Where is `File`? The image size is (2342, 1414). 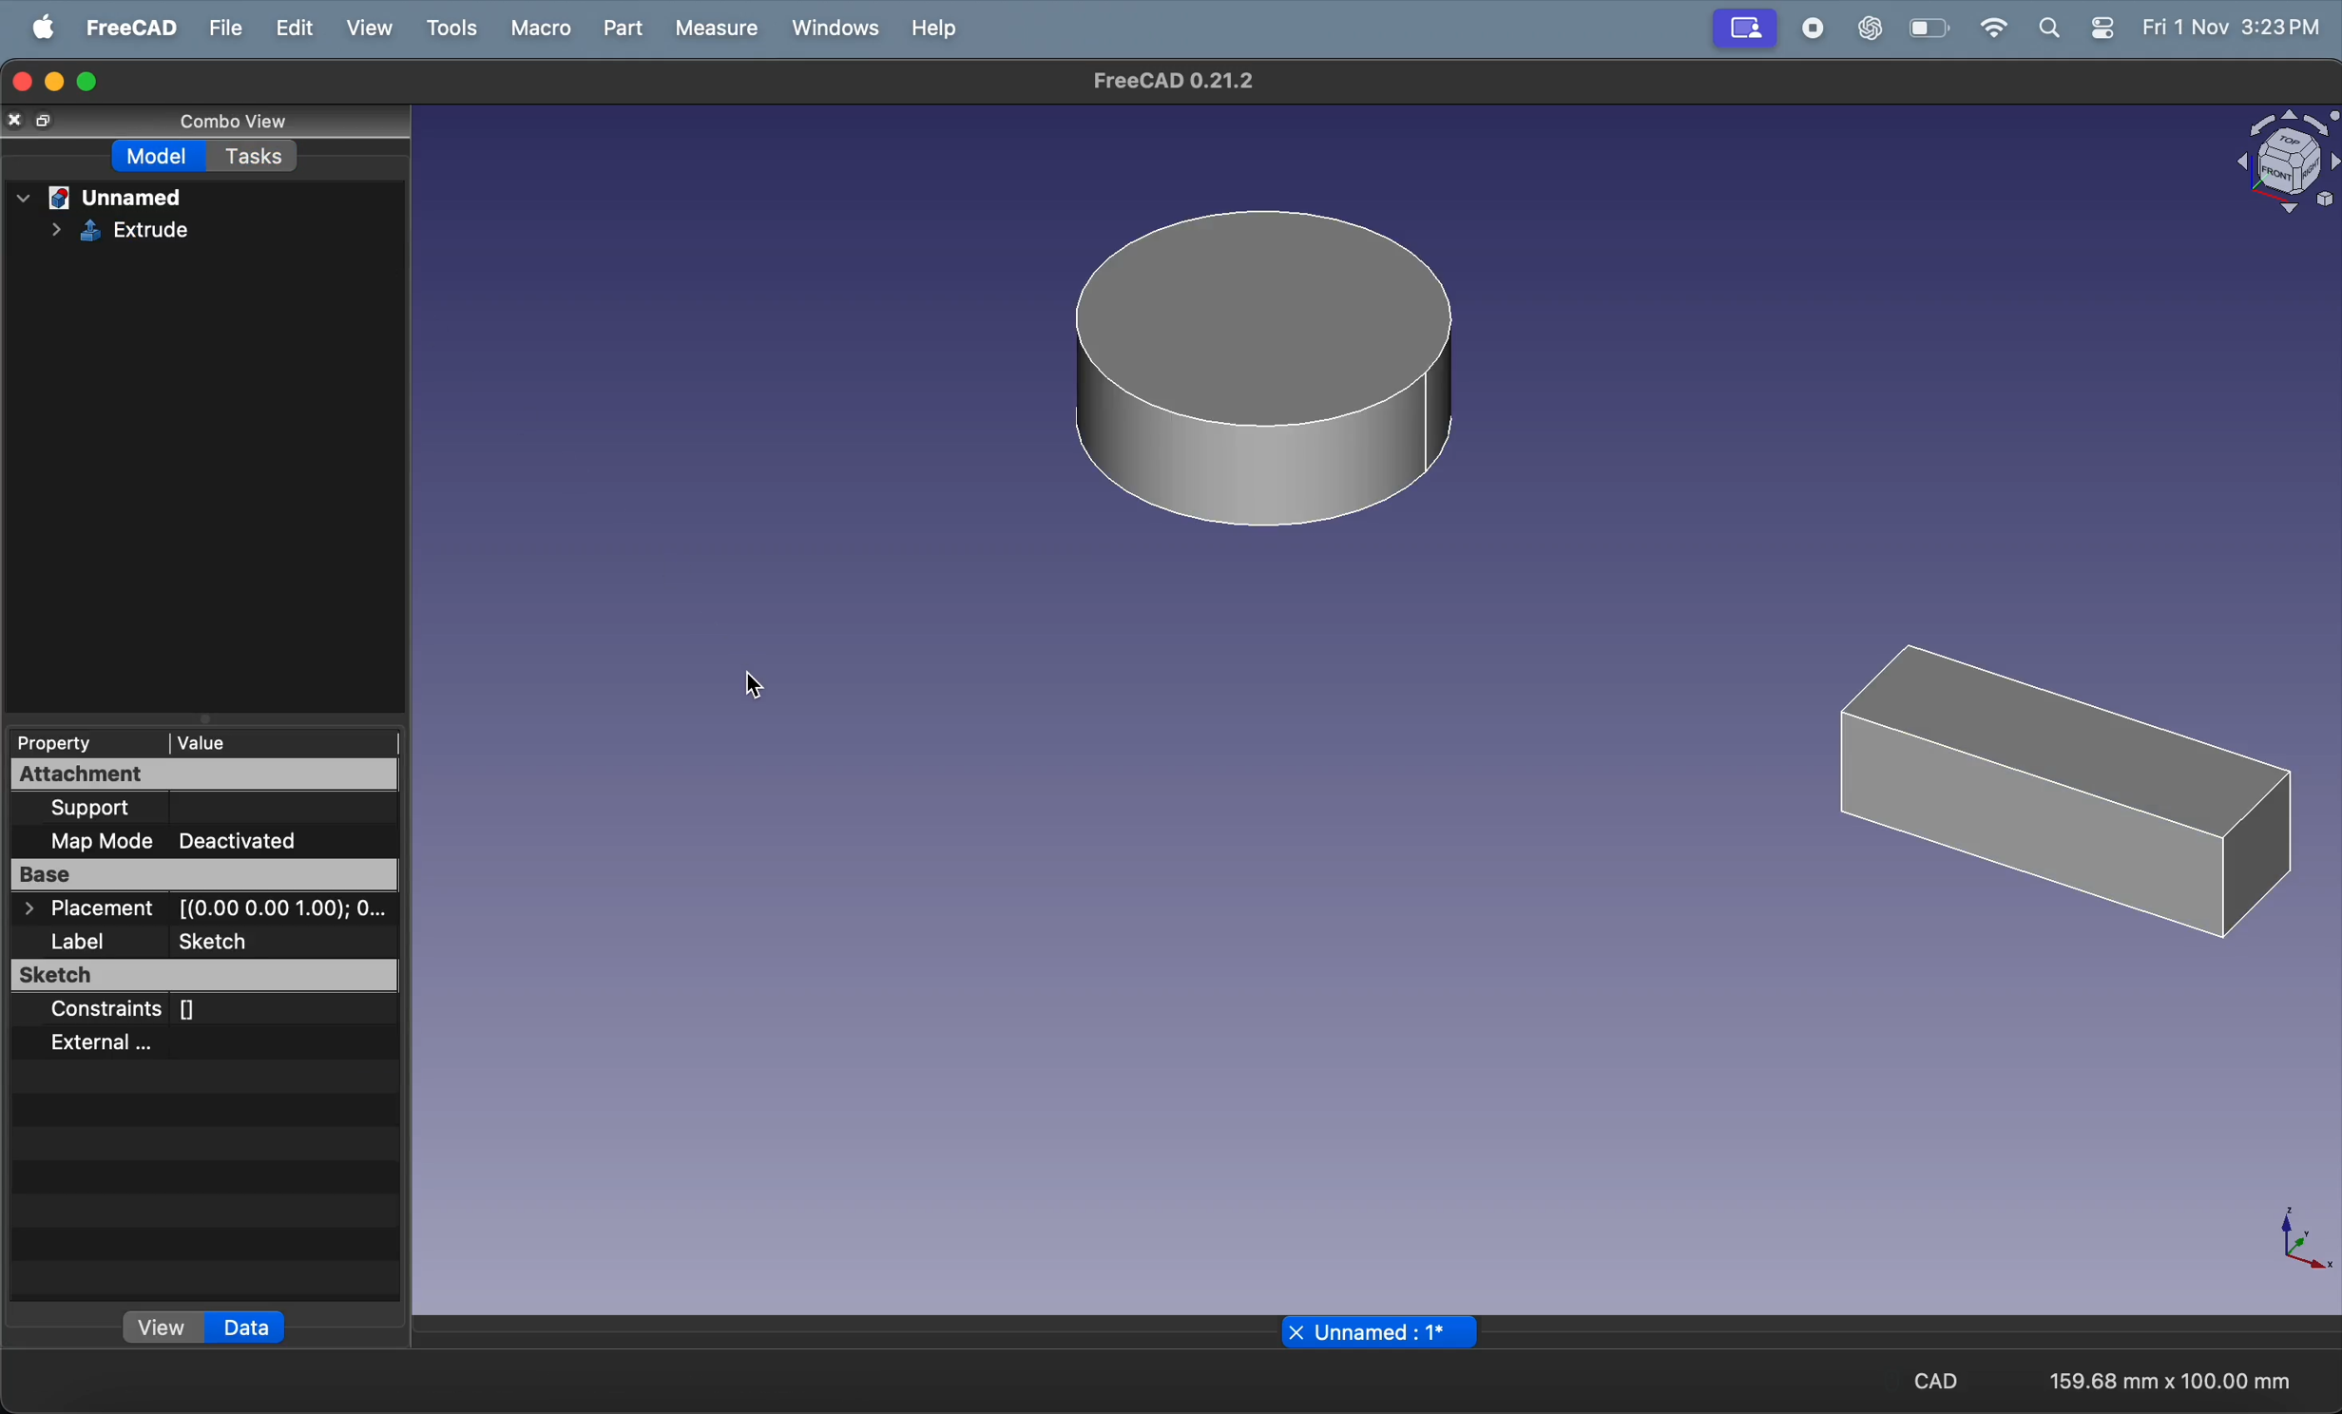 File is located at coordinates (223, 28).